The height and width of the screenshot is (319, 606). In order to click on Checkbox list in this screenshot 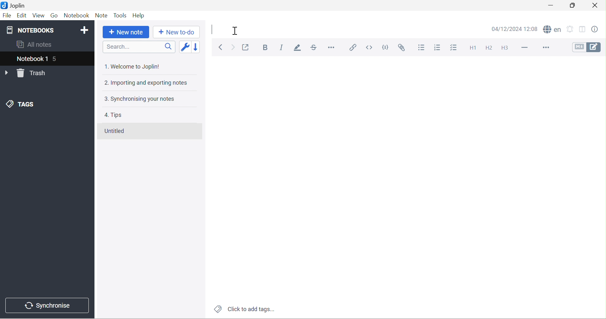, I will do `click(453, 47)`.